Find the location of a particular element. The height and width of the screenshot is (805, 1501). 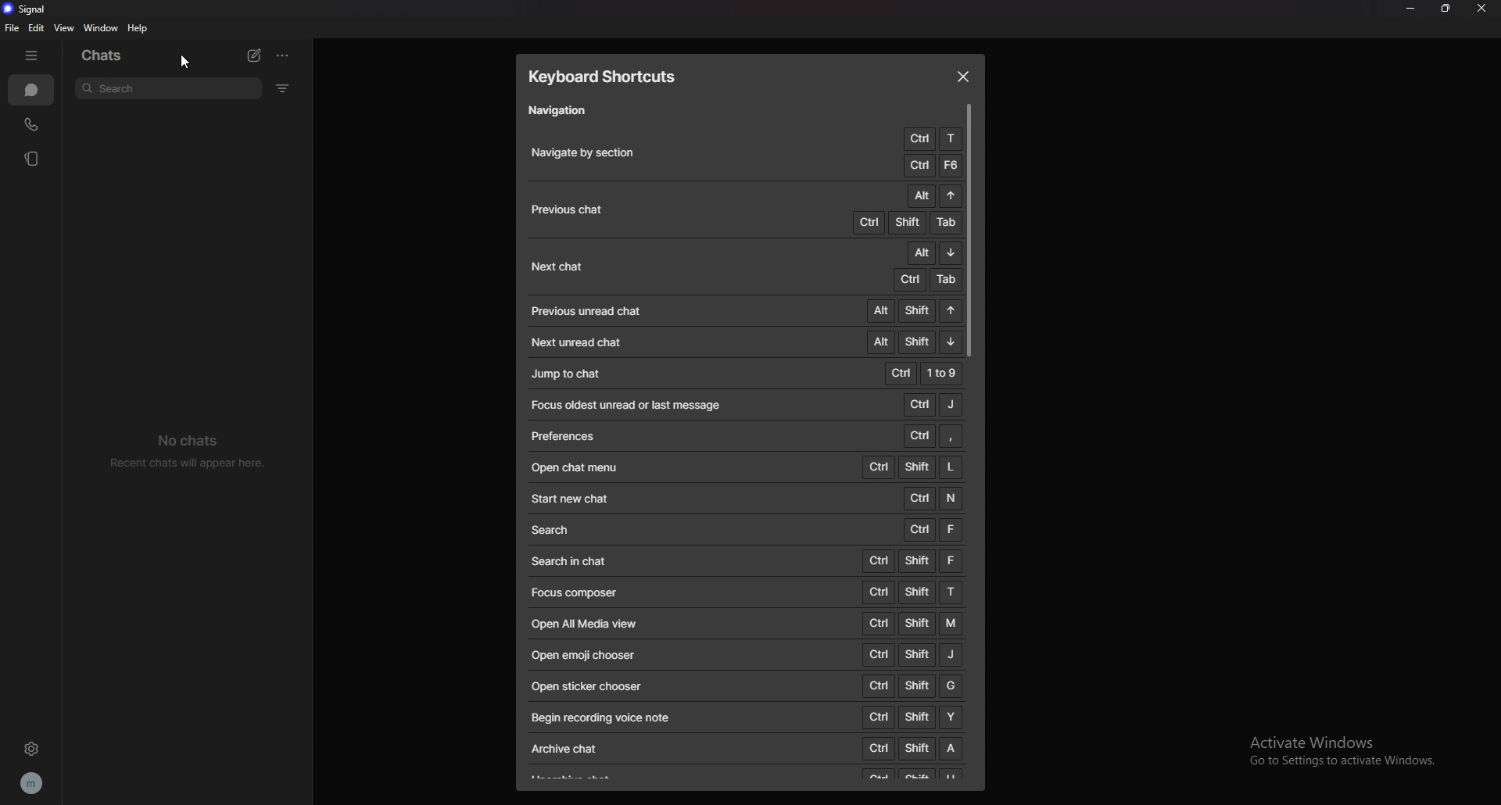

CTRL + , is located at coordinates (933, 435).